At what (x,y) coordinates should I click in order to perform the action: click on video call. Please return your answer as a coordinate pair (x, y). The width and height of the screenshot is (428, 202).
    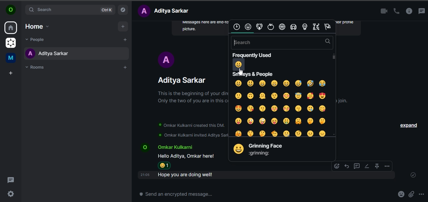
    Looking at the image, I should click on (382, 11).